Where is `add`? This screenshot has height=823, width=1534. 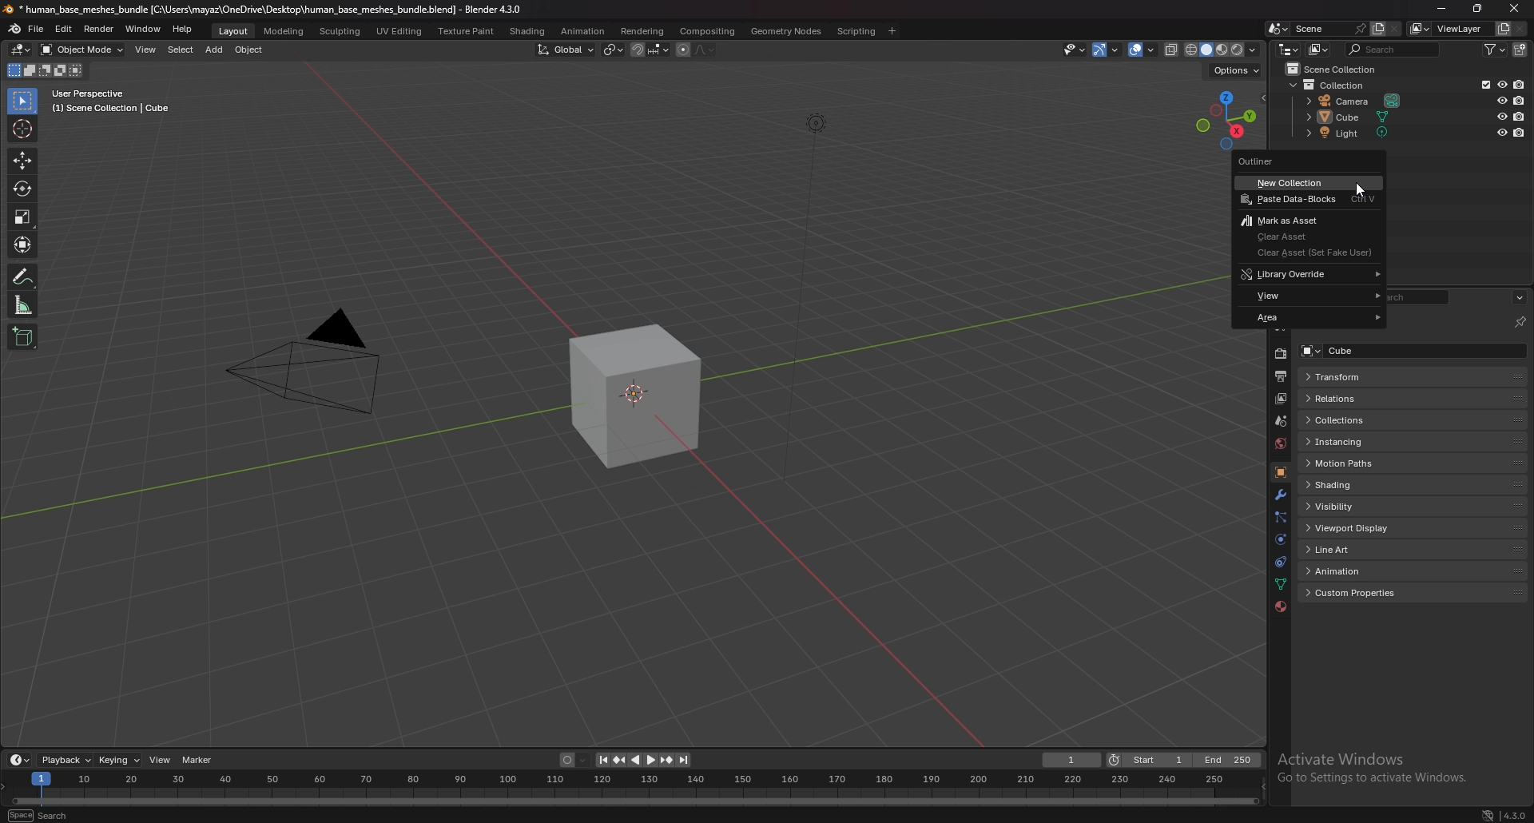 add is located at coordinates (214, 50).